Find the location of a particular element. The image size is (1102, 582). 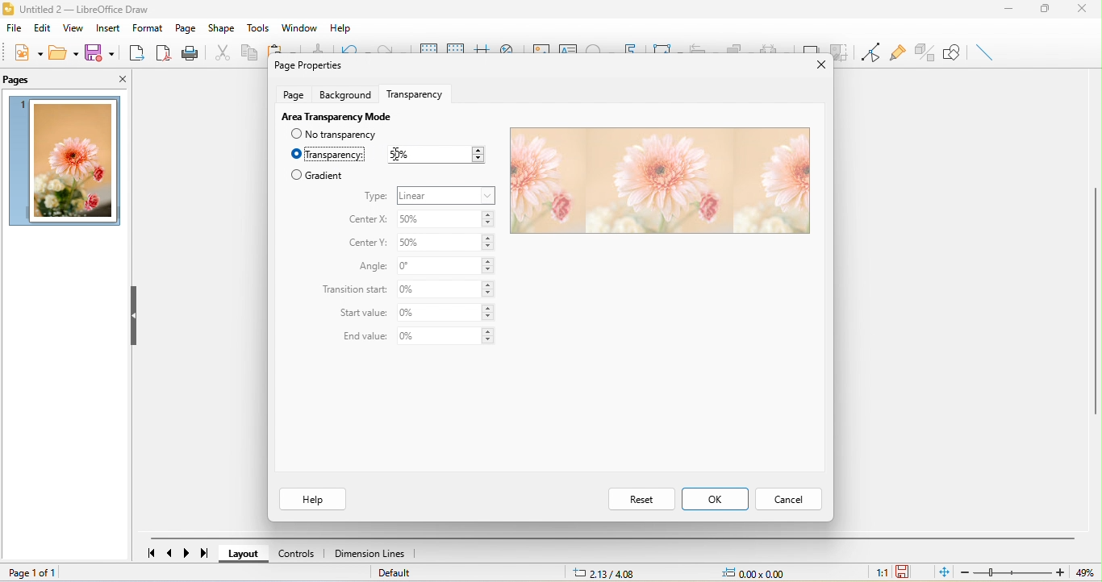

open is located at coordinates (62, 52).